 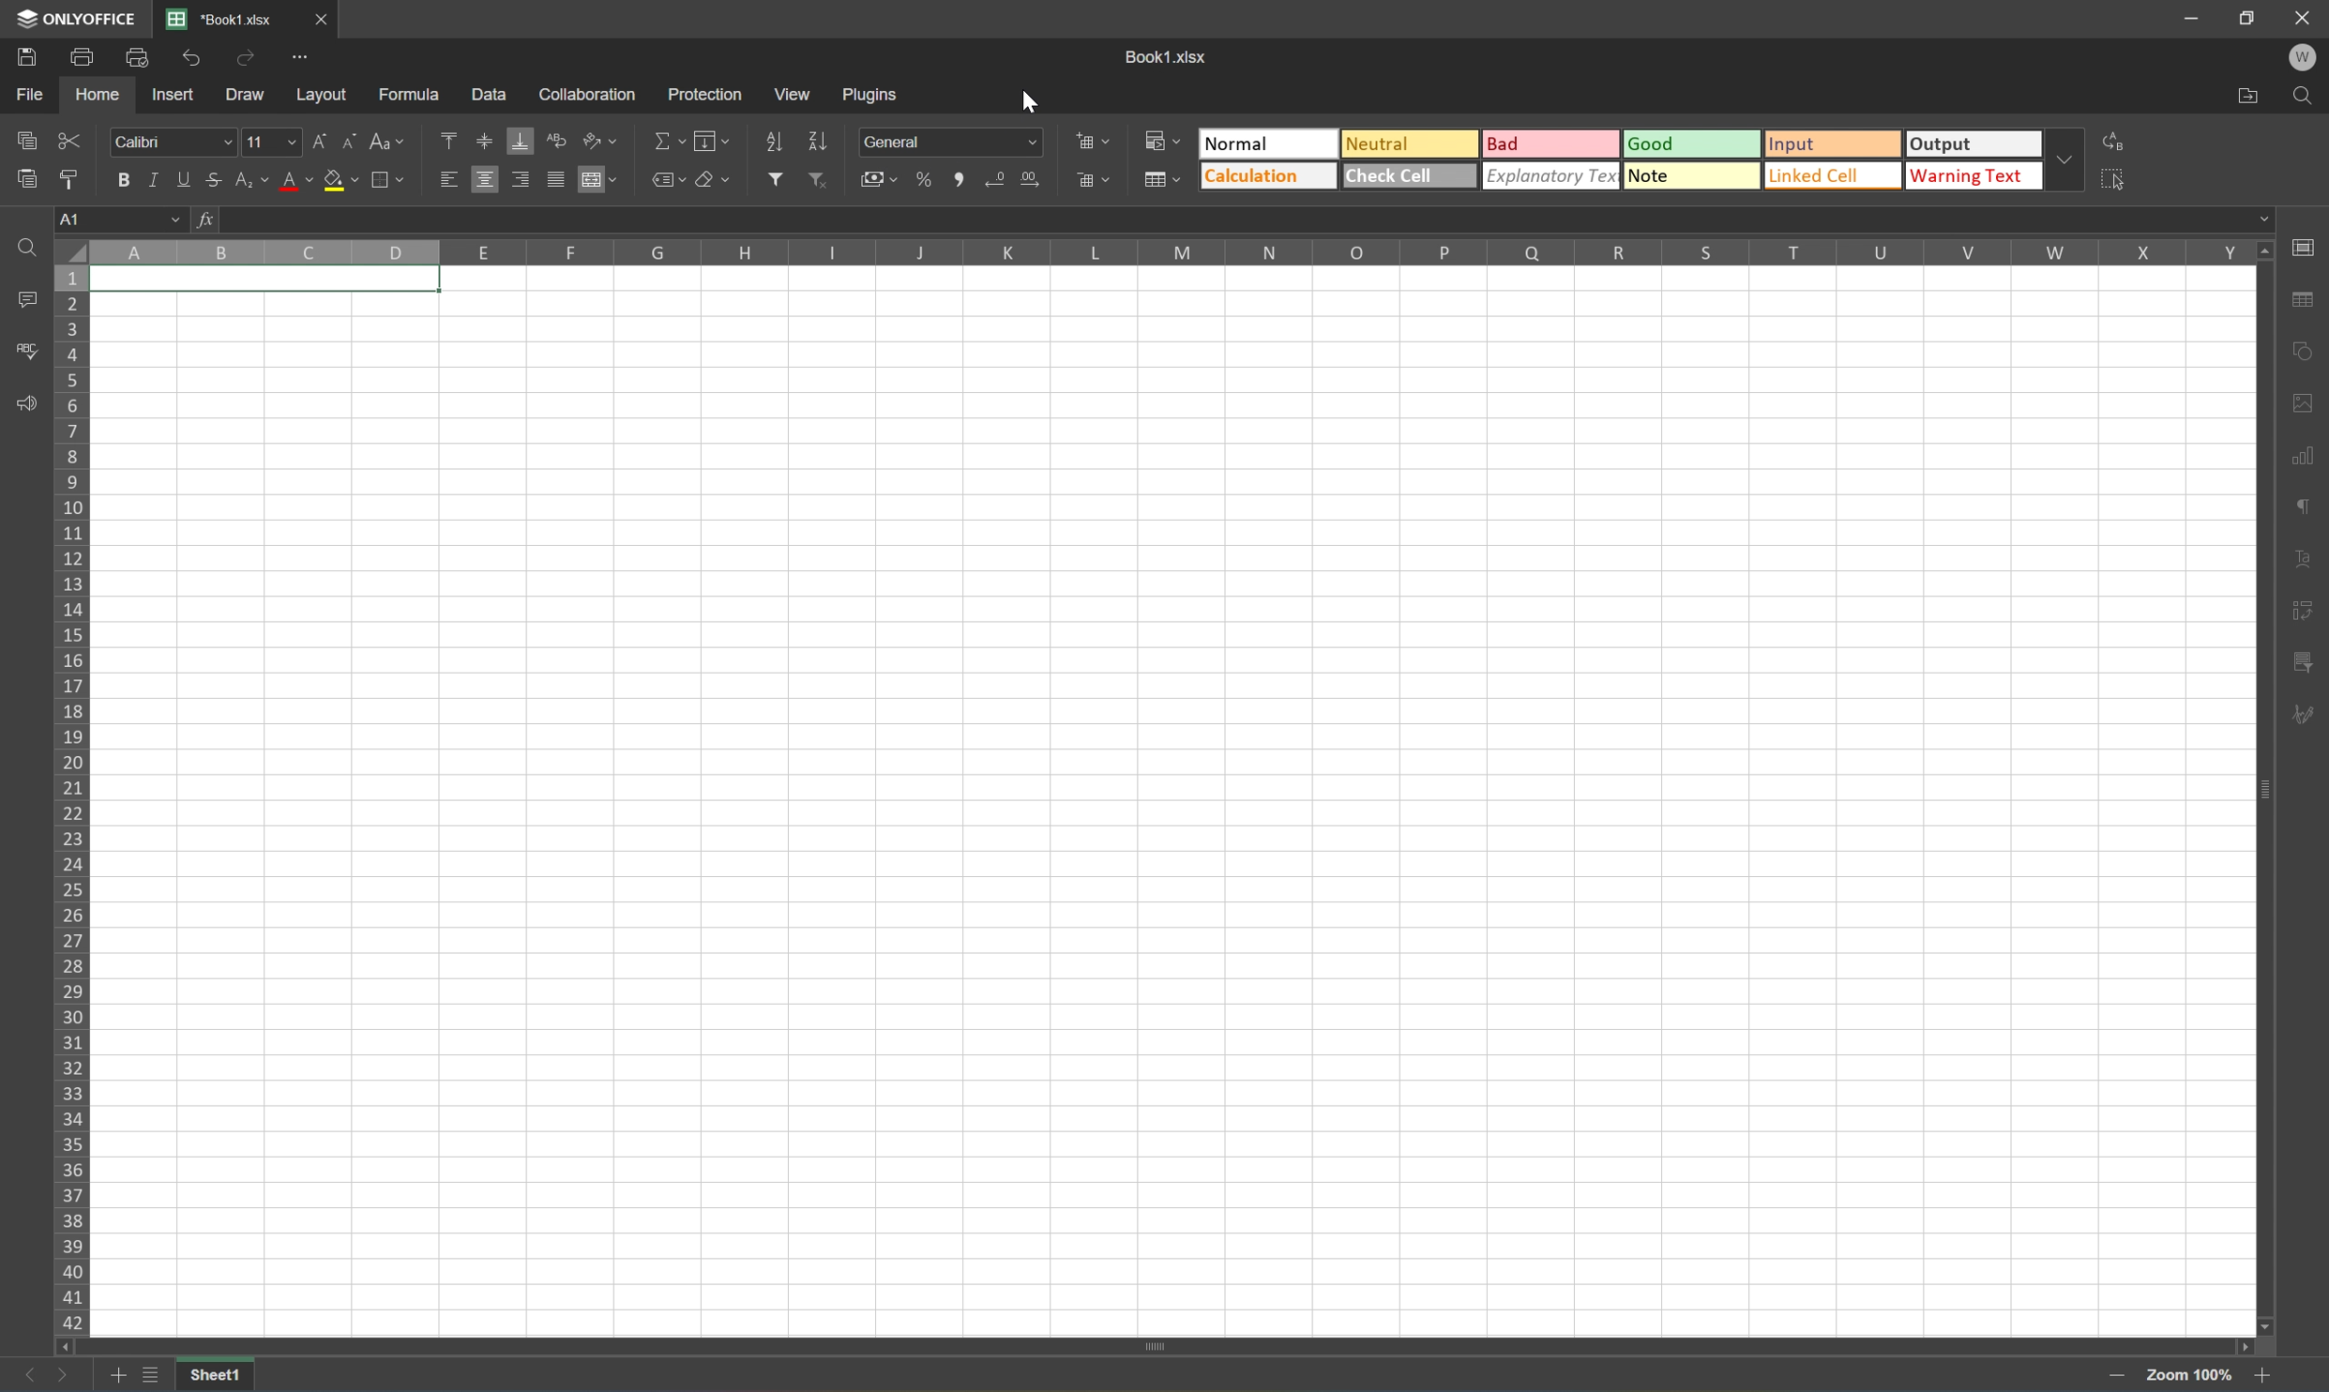 I want to click on Borders, so click(x=395, y=178).